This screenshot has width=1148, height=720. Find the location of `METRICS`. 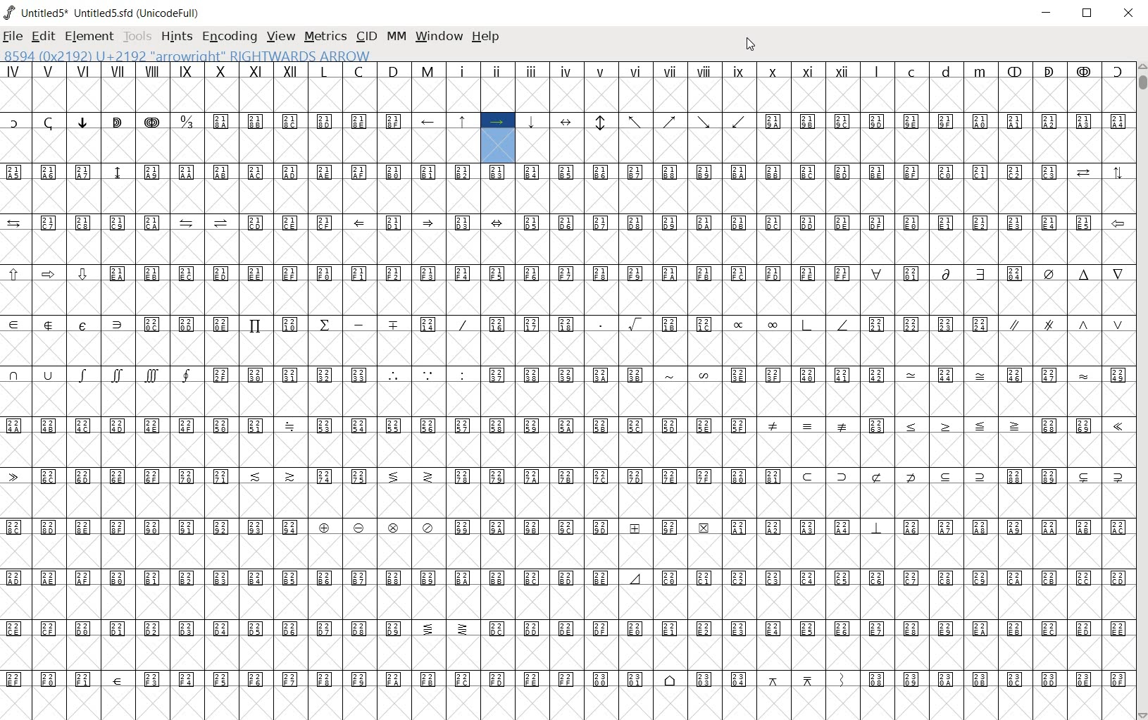

METRICS is located at coordinates (323, 37).